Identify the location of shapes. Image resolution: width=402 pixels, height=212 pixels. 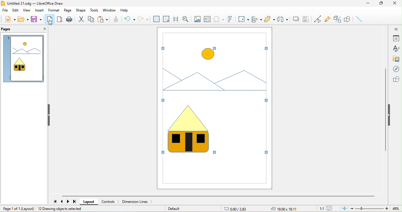
(395, 80).